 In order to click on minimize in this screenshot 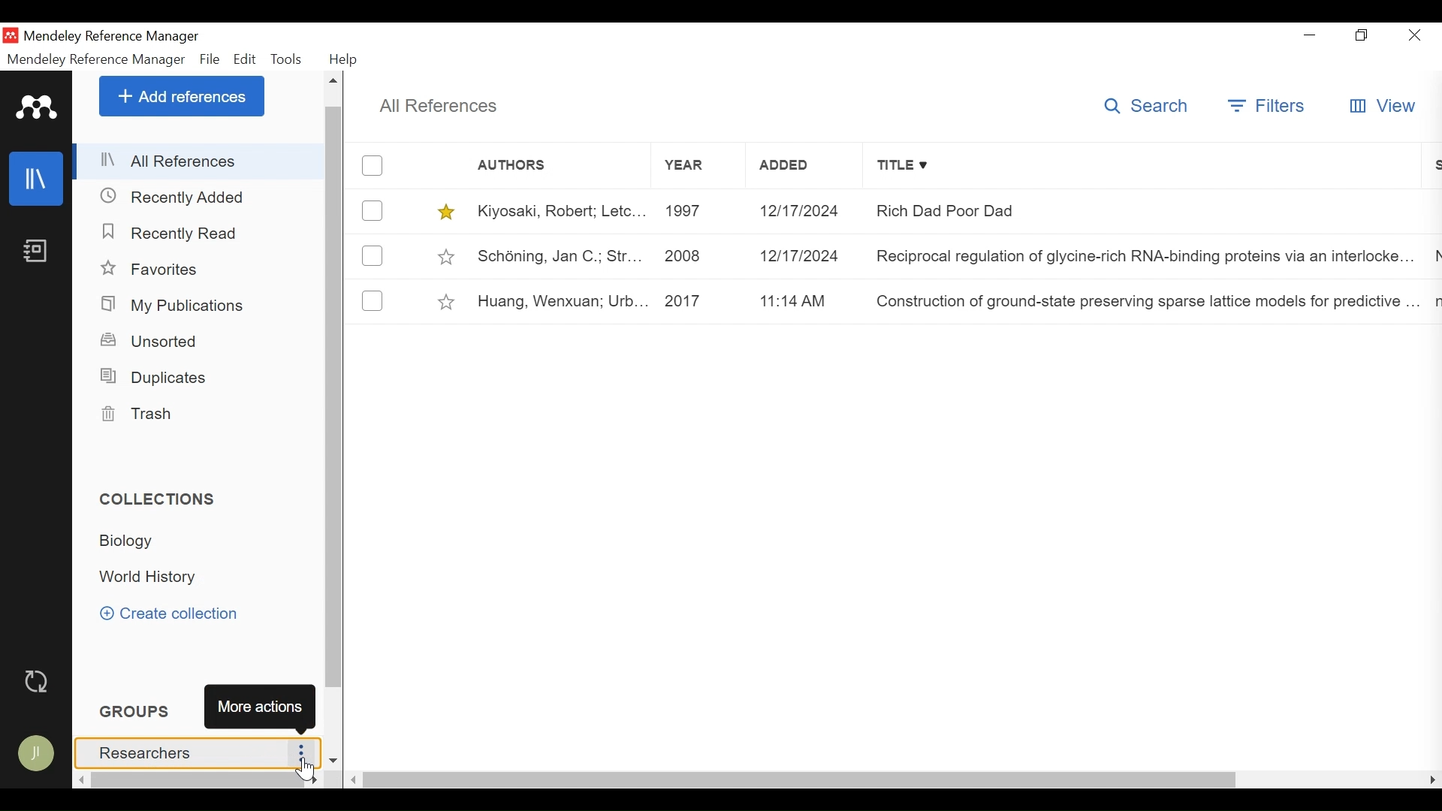, I will do `click(1310, 33)`.